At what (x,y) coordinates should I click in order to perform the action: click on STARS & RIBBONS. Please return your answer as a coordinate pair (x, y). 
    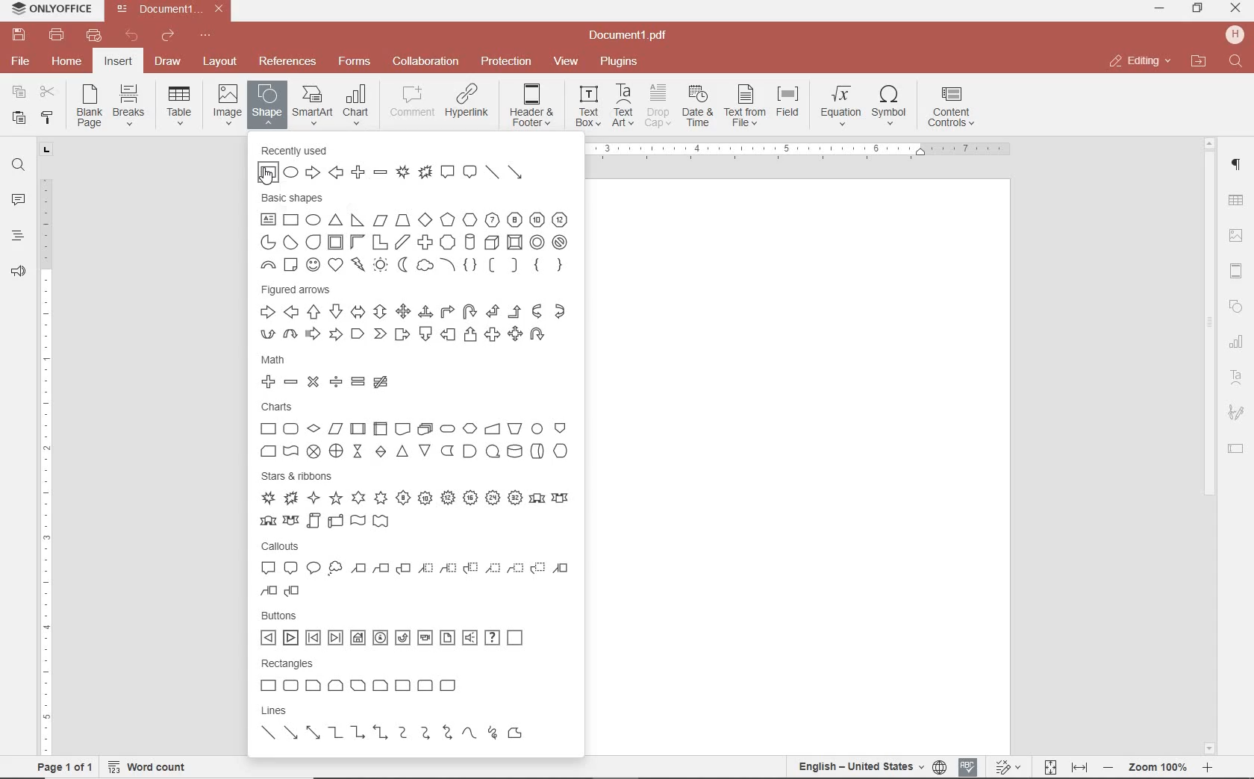
    Looking at the image, I should click on (414, 498).